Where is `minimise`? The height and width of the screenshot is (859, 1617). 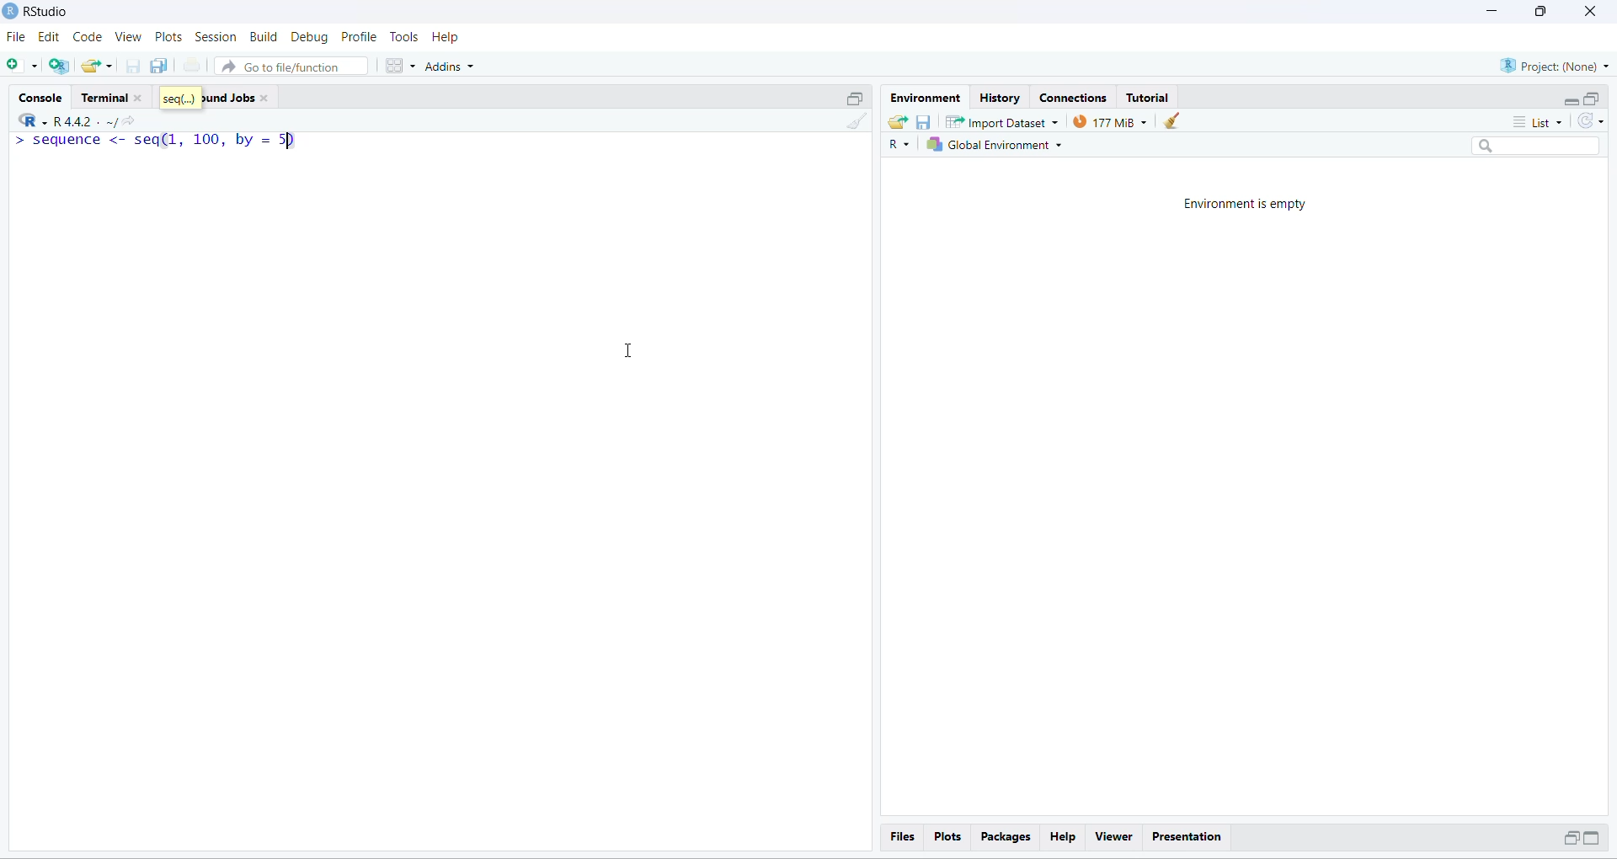 minimise is located at coordinates (1493, 10).